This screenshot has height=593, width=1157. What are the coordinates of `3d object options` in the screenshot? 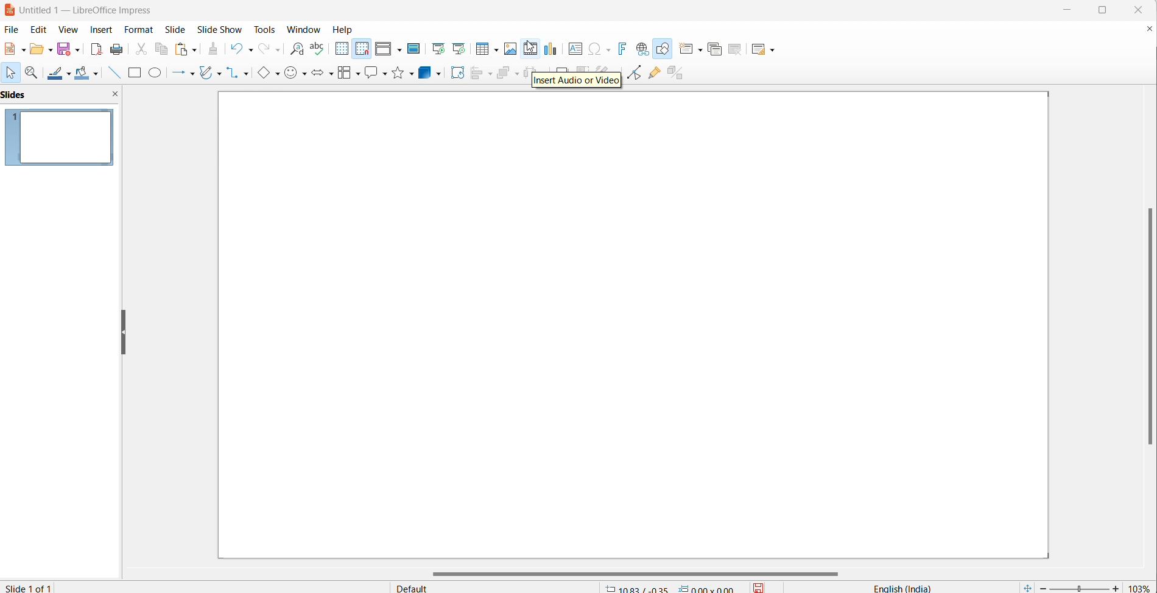 It's located at (440, 74).